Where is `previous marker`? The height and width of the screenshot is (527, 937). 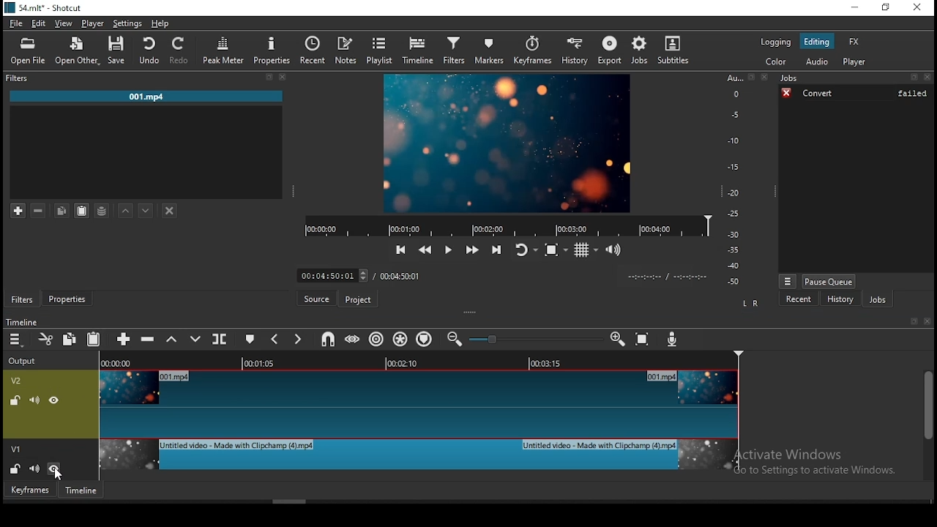 previous marker is located at coordinates (274, 340).